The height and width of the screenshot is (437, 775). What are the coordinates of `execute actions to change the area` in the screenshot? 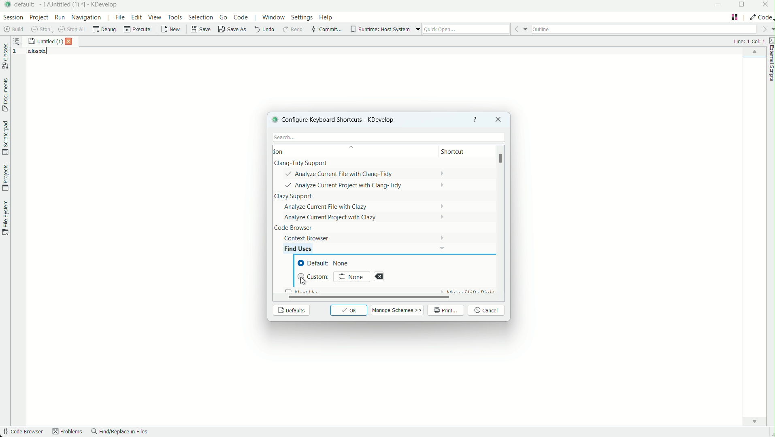 It's located at (760, 17).